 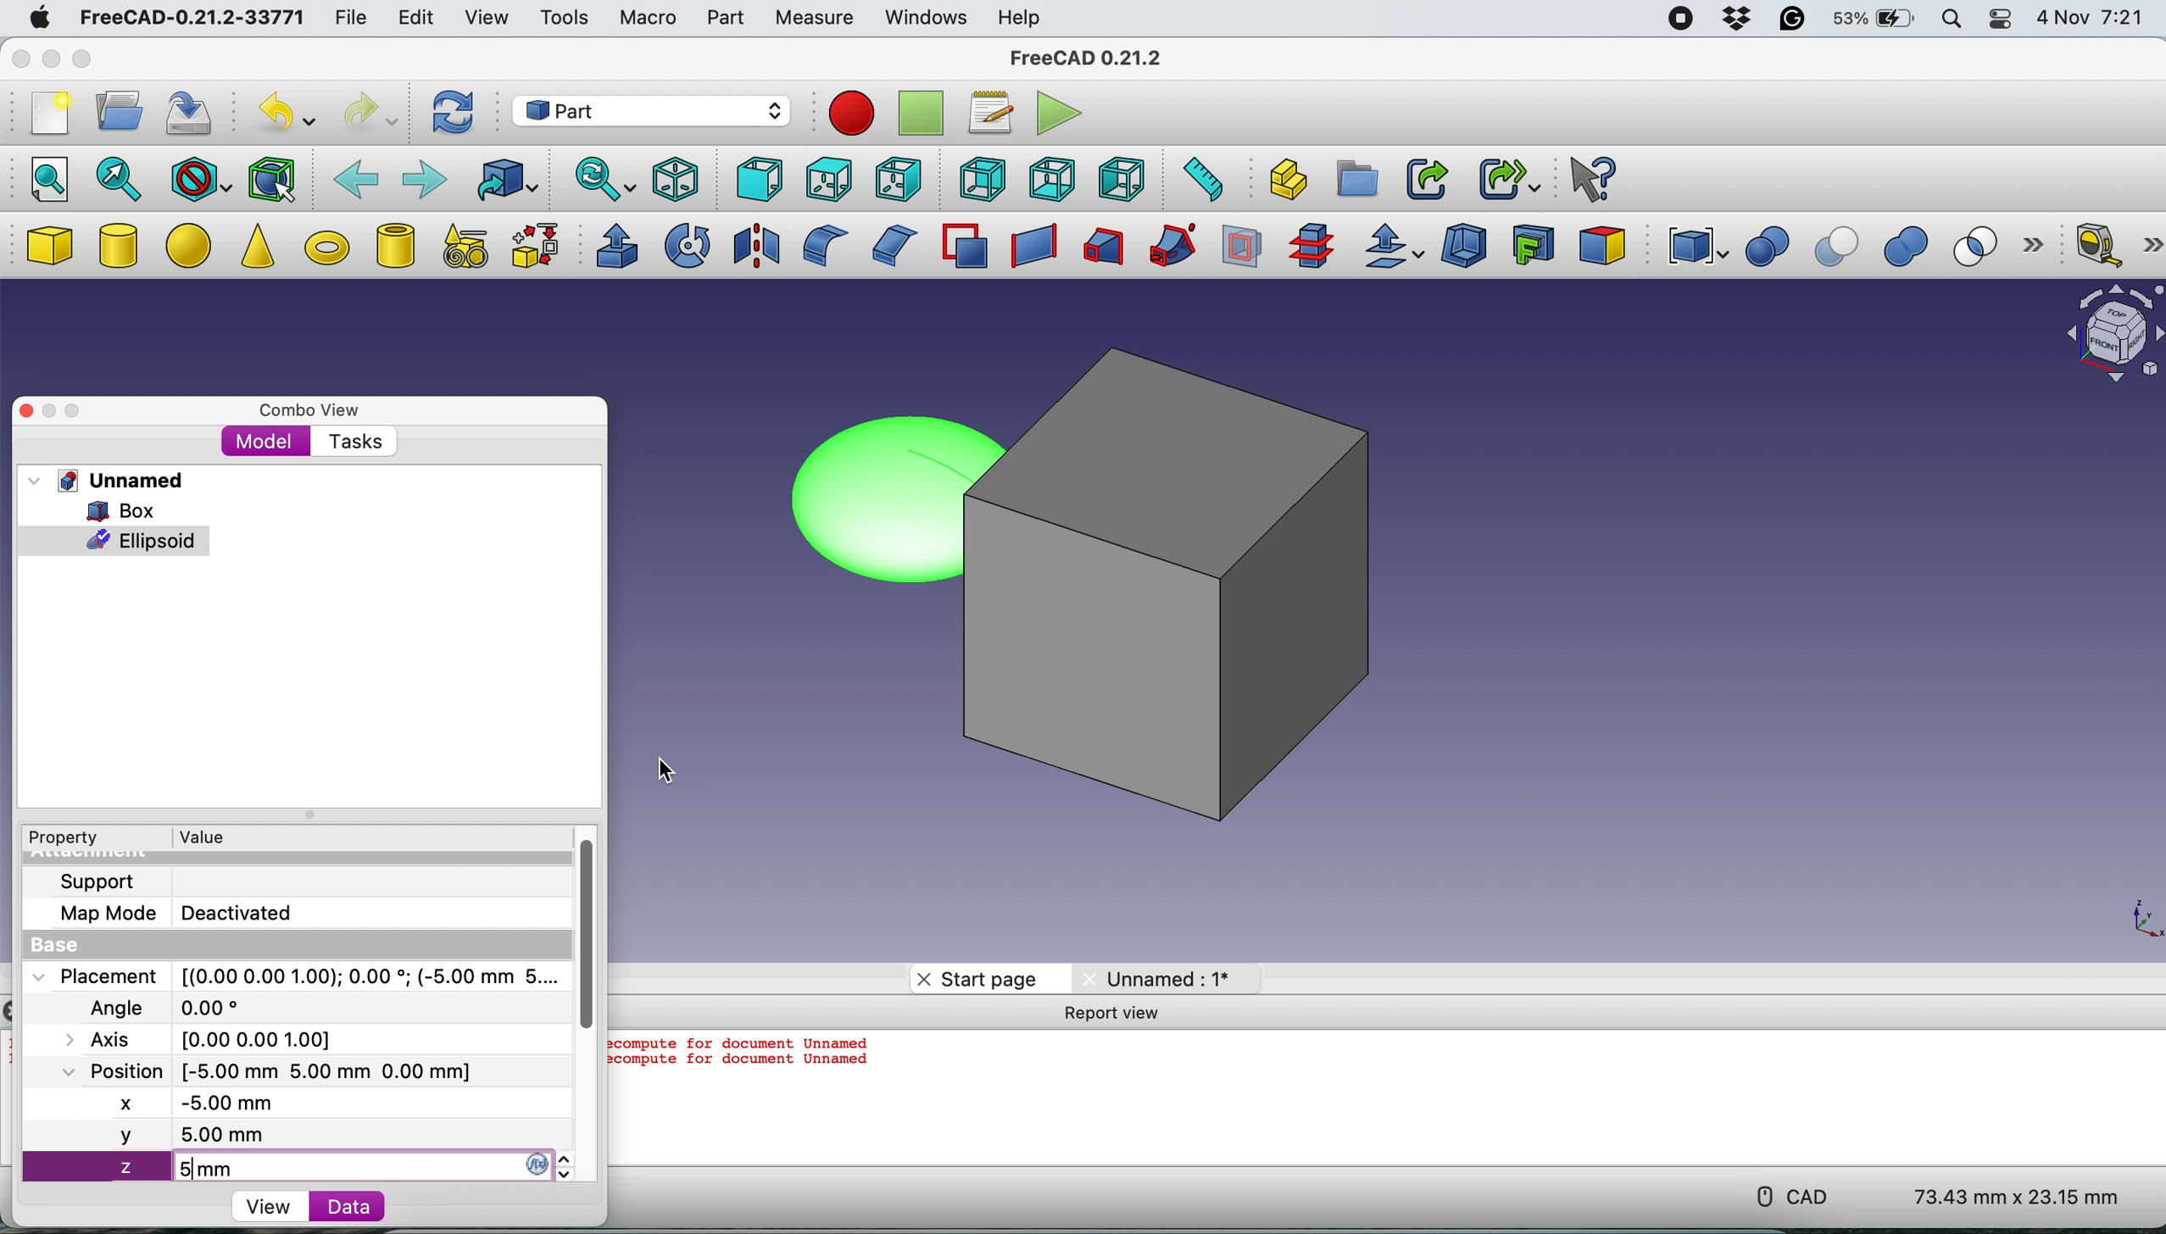 I want to click on save, so click(x=192, y=115).